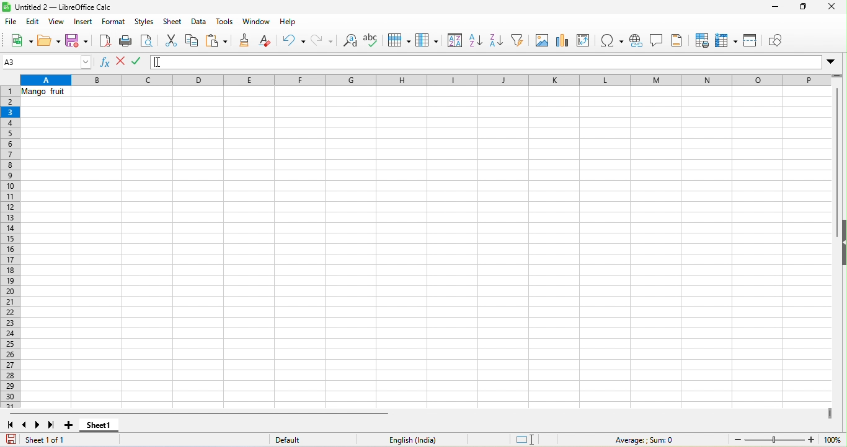 The height and width of the screenshot is (447, 847). I want to click on scroll to last sheet, so click(52, 425).